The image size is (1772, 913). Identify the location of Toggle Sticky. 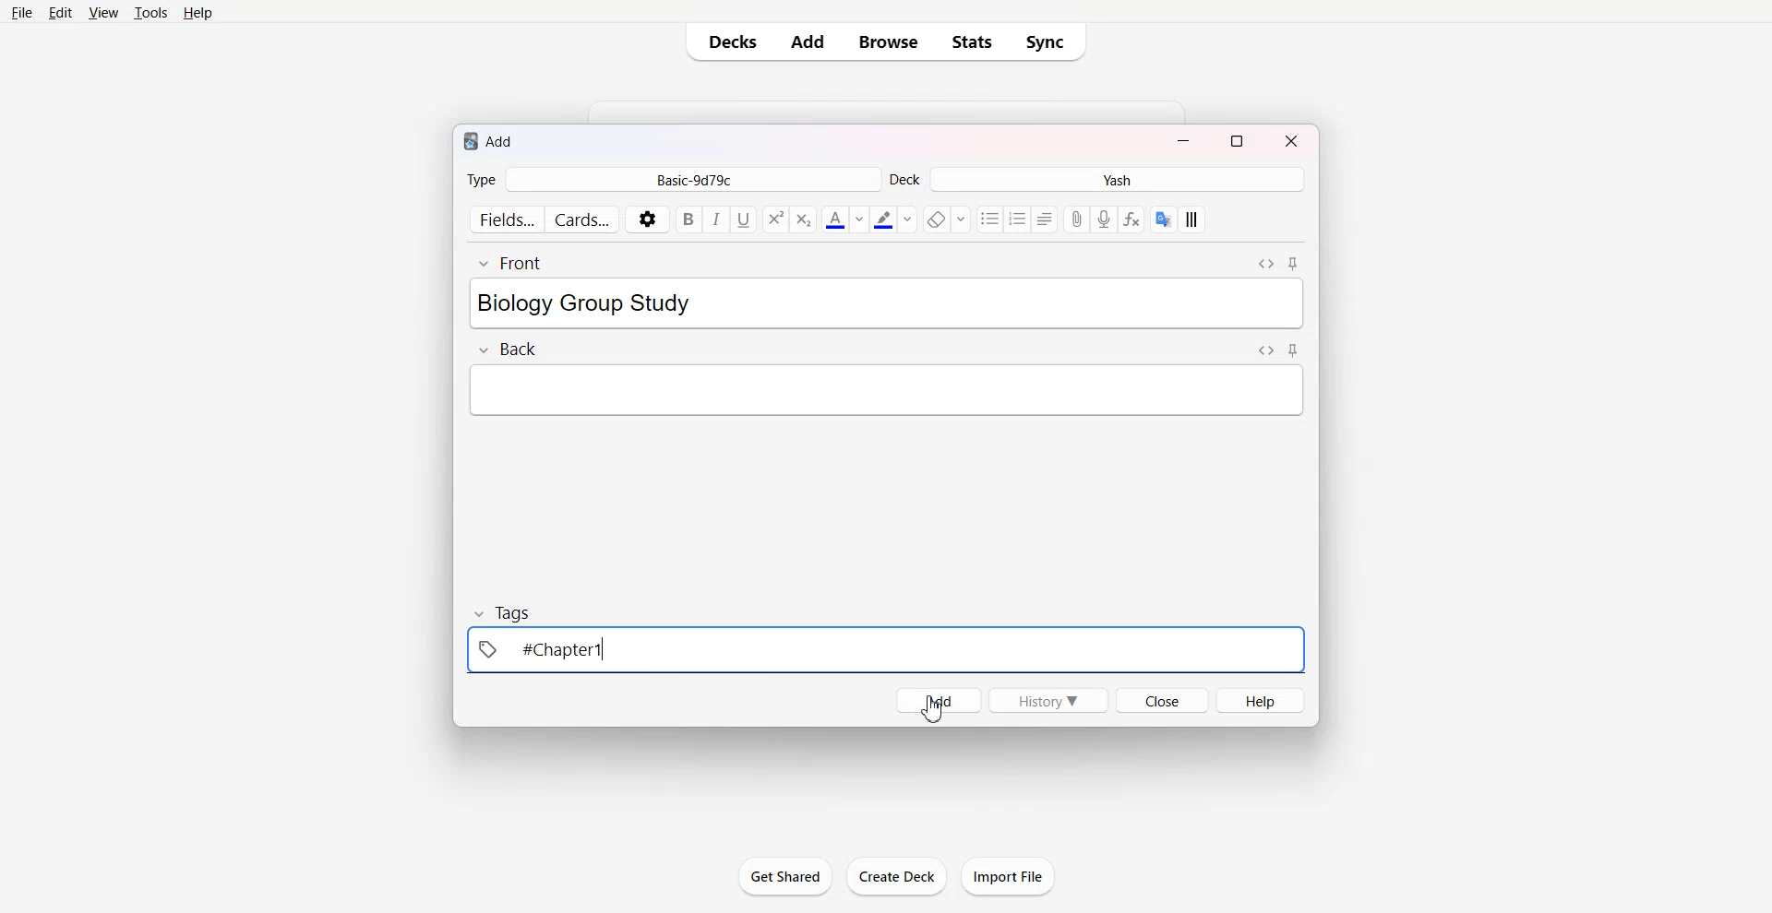
(1293, 350).